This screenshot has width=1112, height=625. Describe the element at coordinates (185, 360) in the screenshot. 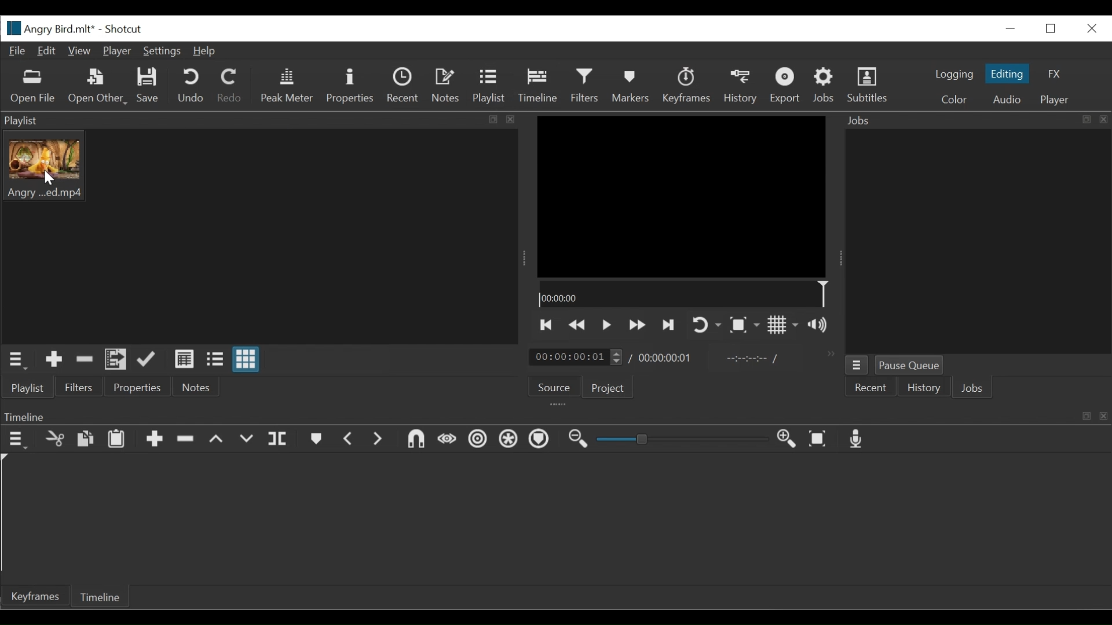

I see `View as detail` at that location.